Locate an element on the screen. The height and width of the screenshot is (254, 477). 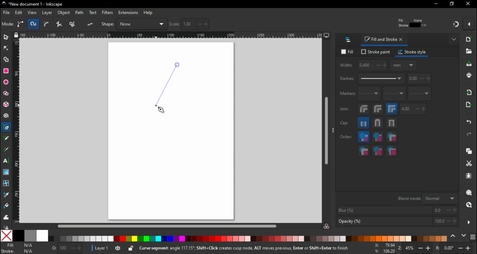
ellipse/arc tool is located at coordinates (6, 83).